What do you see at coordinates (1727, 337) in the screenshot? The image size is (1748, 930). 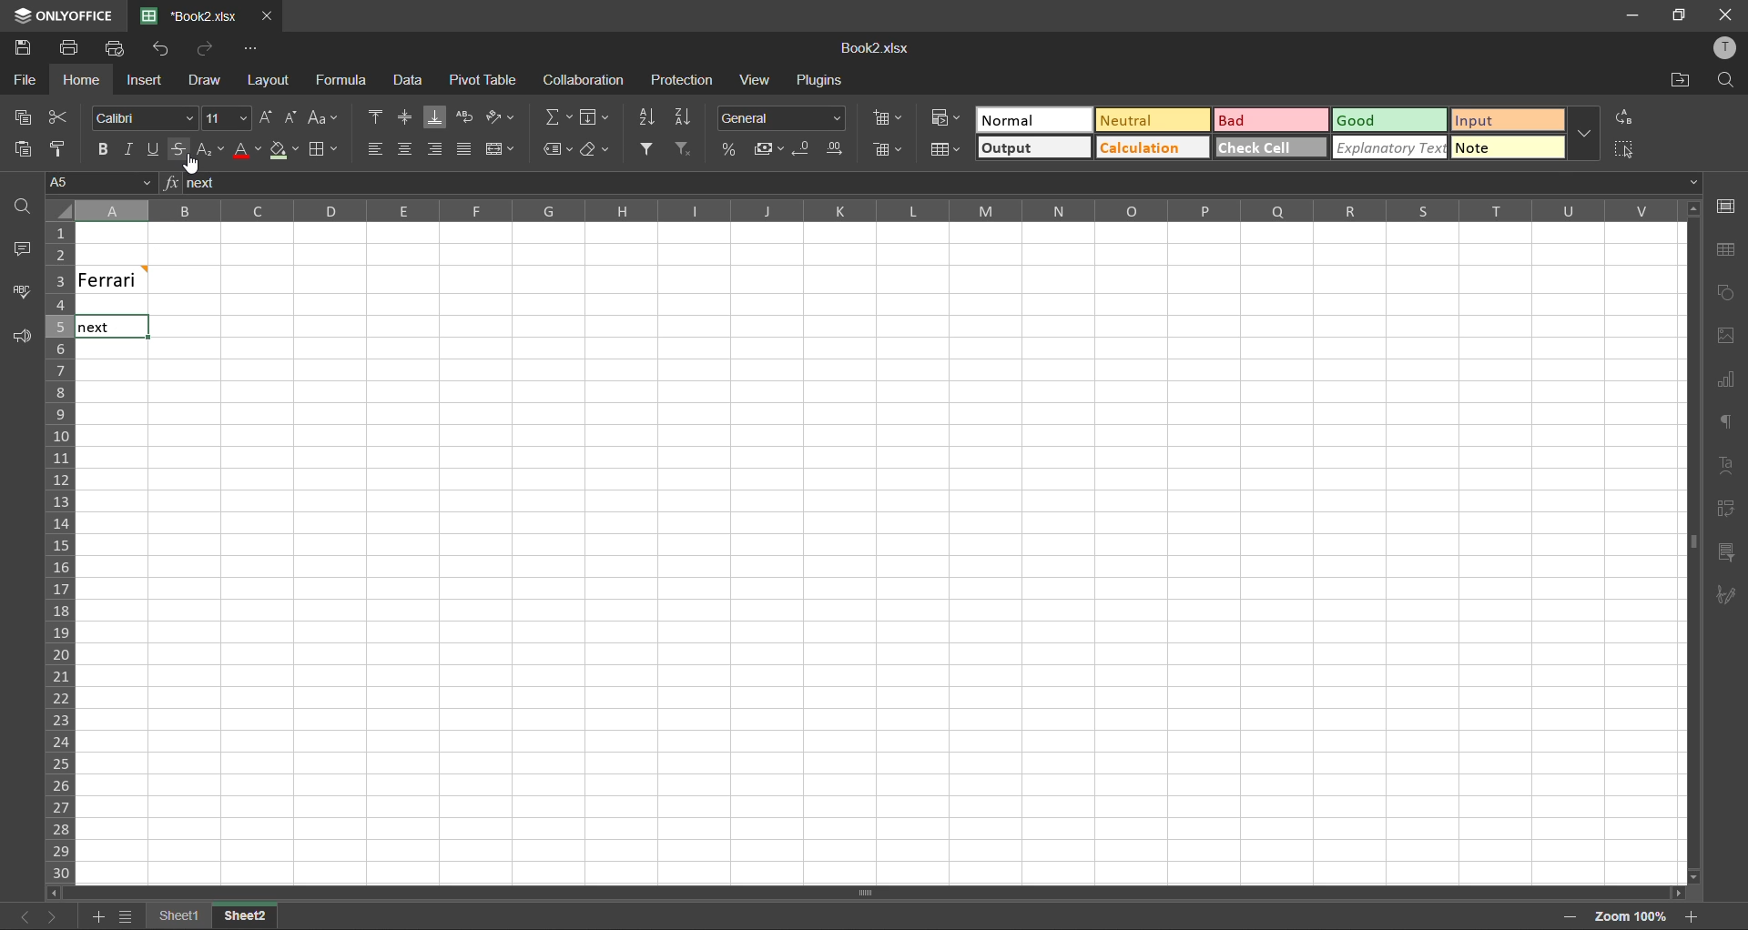 I see `images` at bounding box center [1727, 337].